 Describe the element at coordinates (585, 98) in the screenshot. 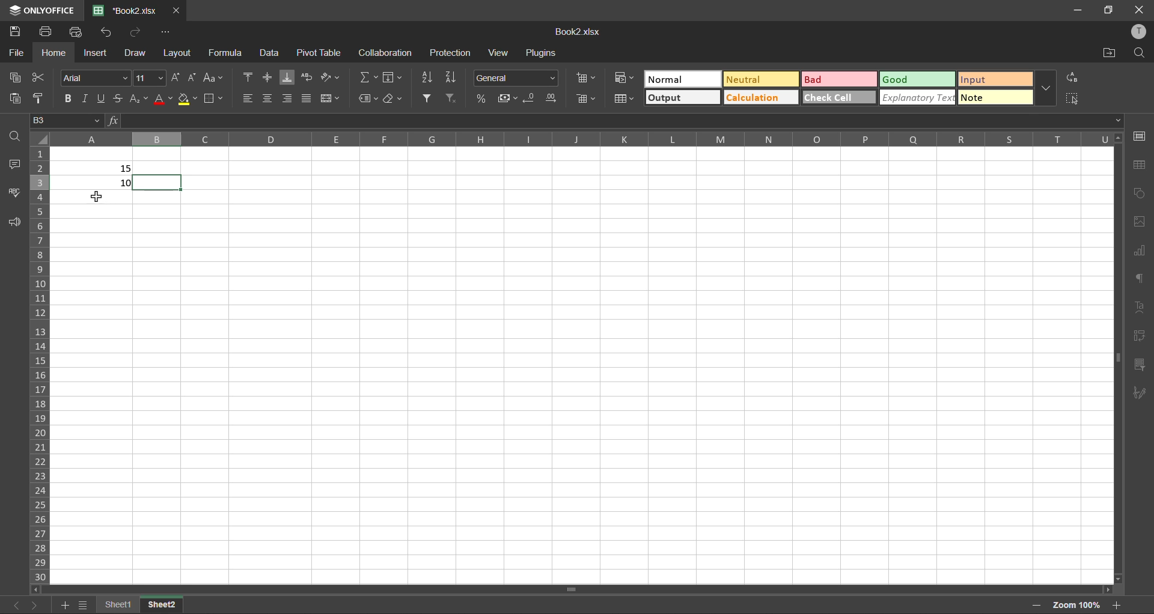

I see `delete cells` at that location.